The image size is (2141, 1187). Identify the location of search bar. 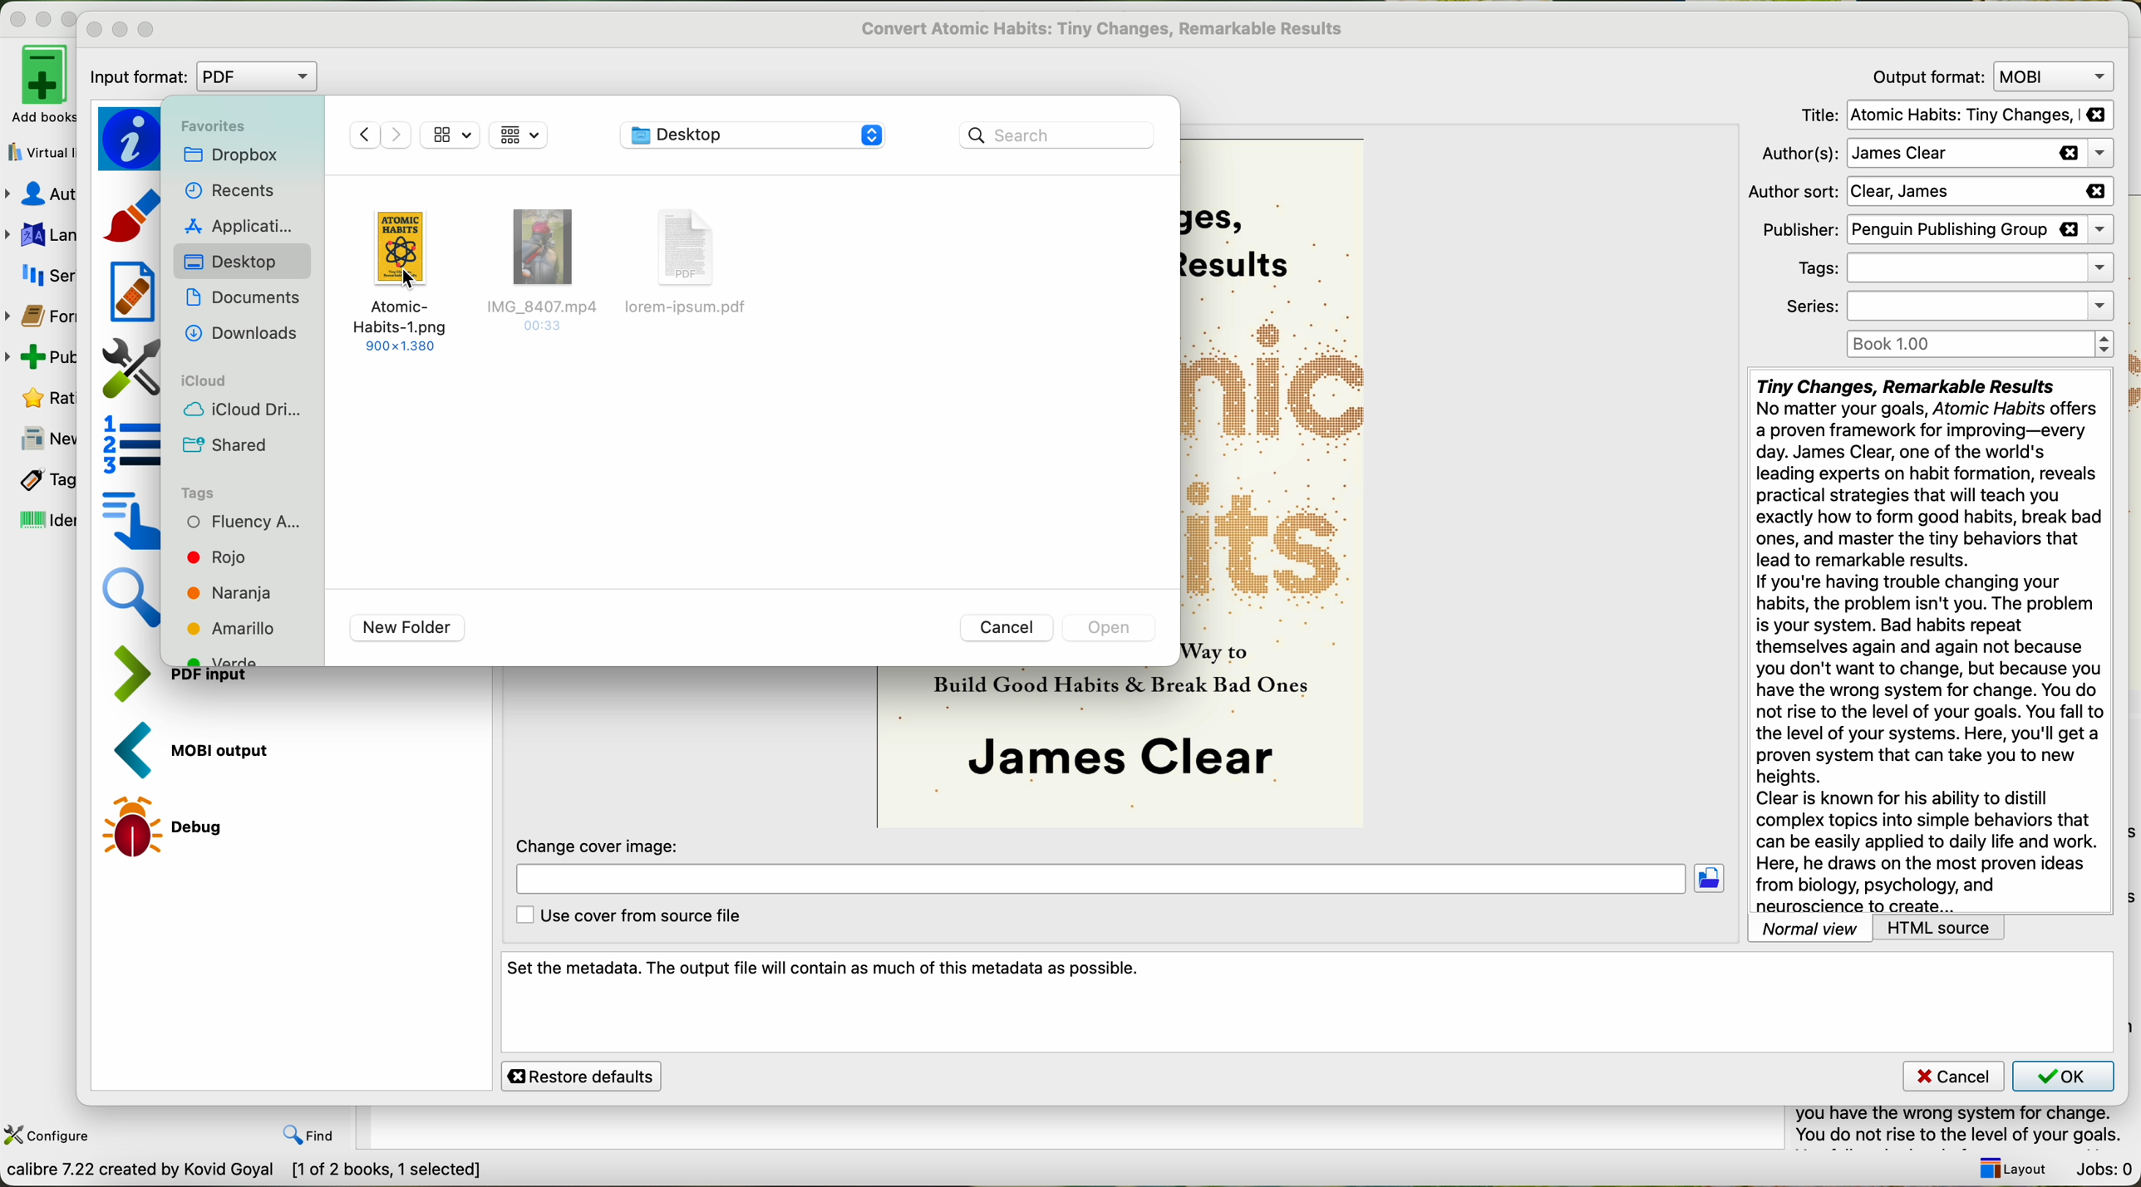
(1059, 134).